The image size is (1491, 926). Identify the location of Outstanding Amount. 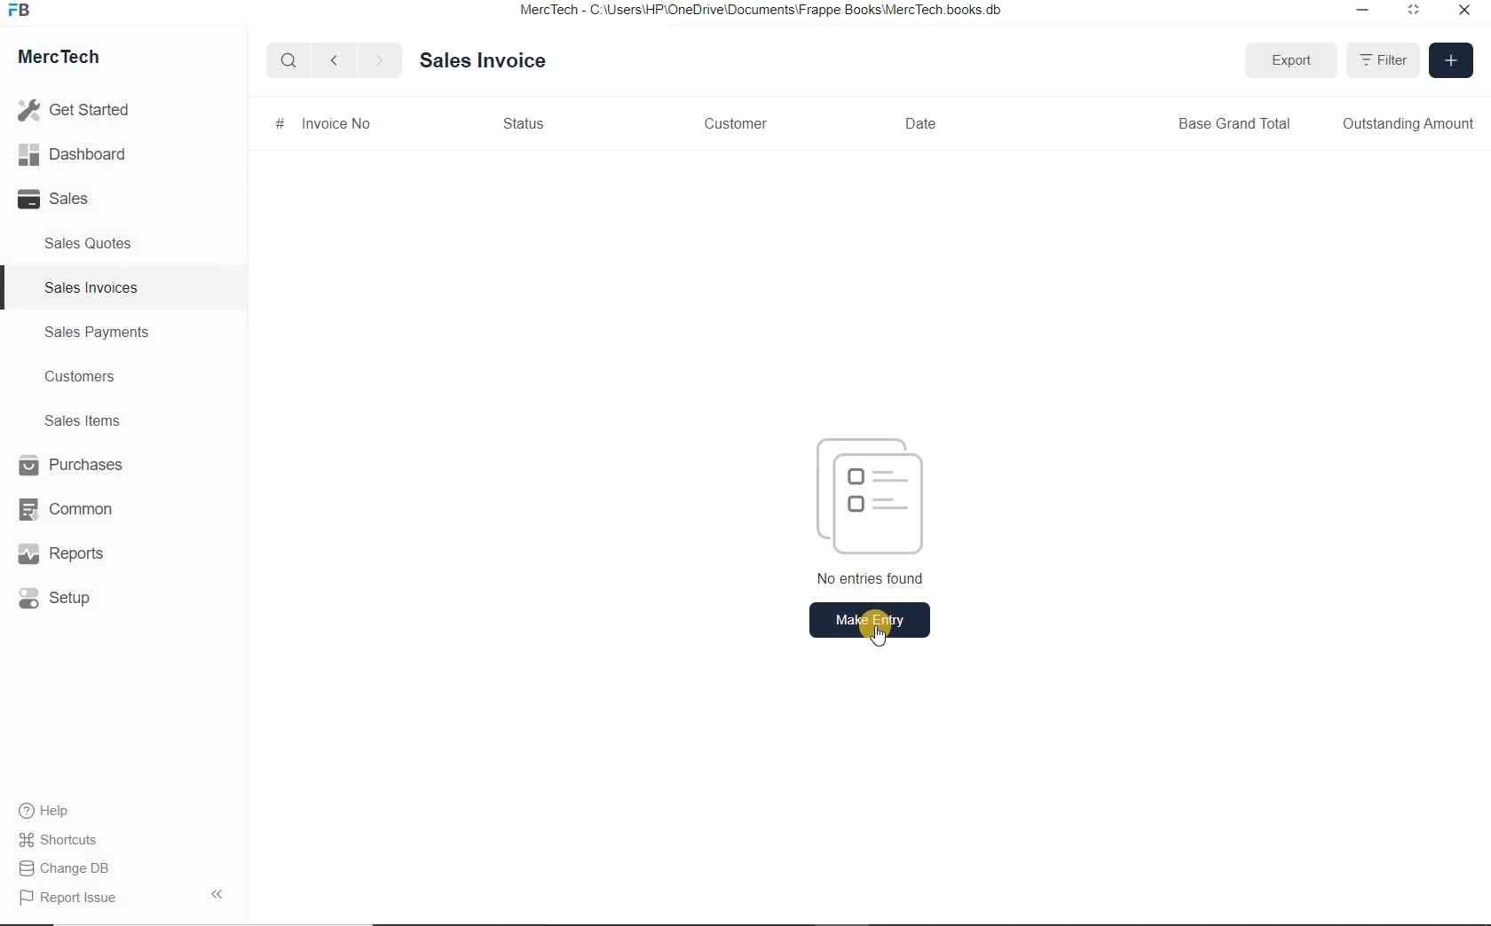
(1409, 124).